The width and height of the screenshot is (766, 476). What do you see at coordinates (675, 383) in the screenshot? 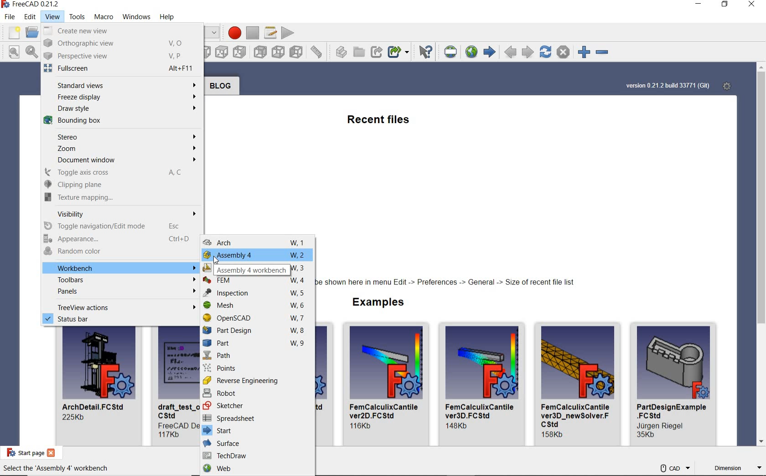
I see `PartDesingExample` at bounding box center [675, 383].